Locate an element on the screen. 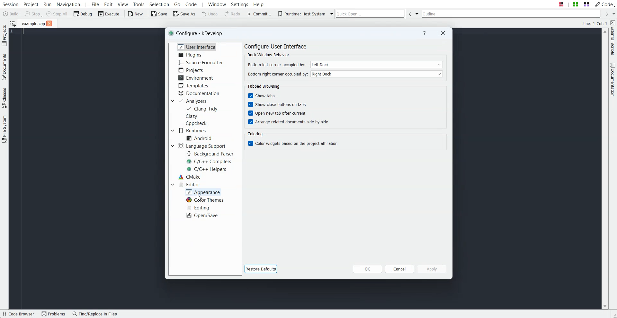  Save is located at coordinates (159, 13).